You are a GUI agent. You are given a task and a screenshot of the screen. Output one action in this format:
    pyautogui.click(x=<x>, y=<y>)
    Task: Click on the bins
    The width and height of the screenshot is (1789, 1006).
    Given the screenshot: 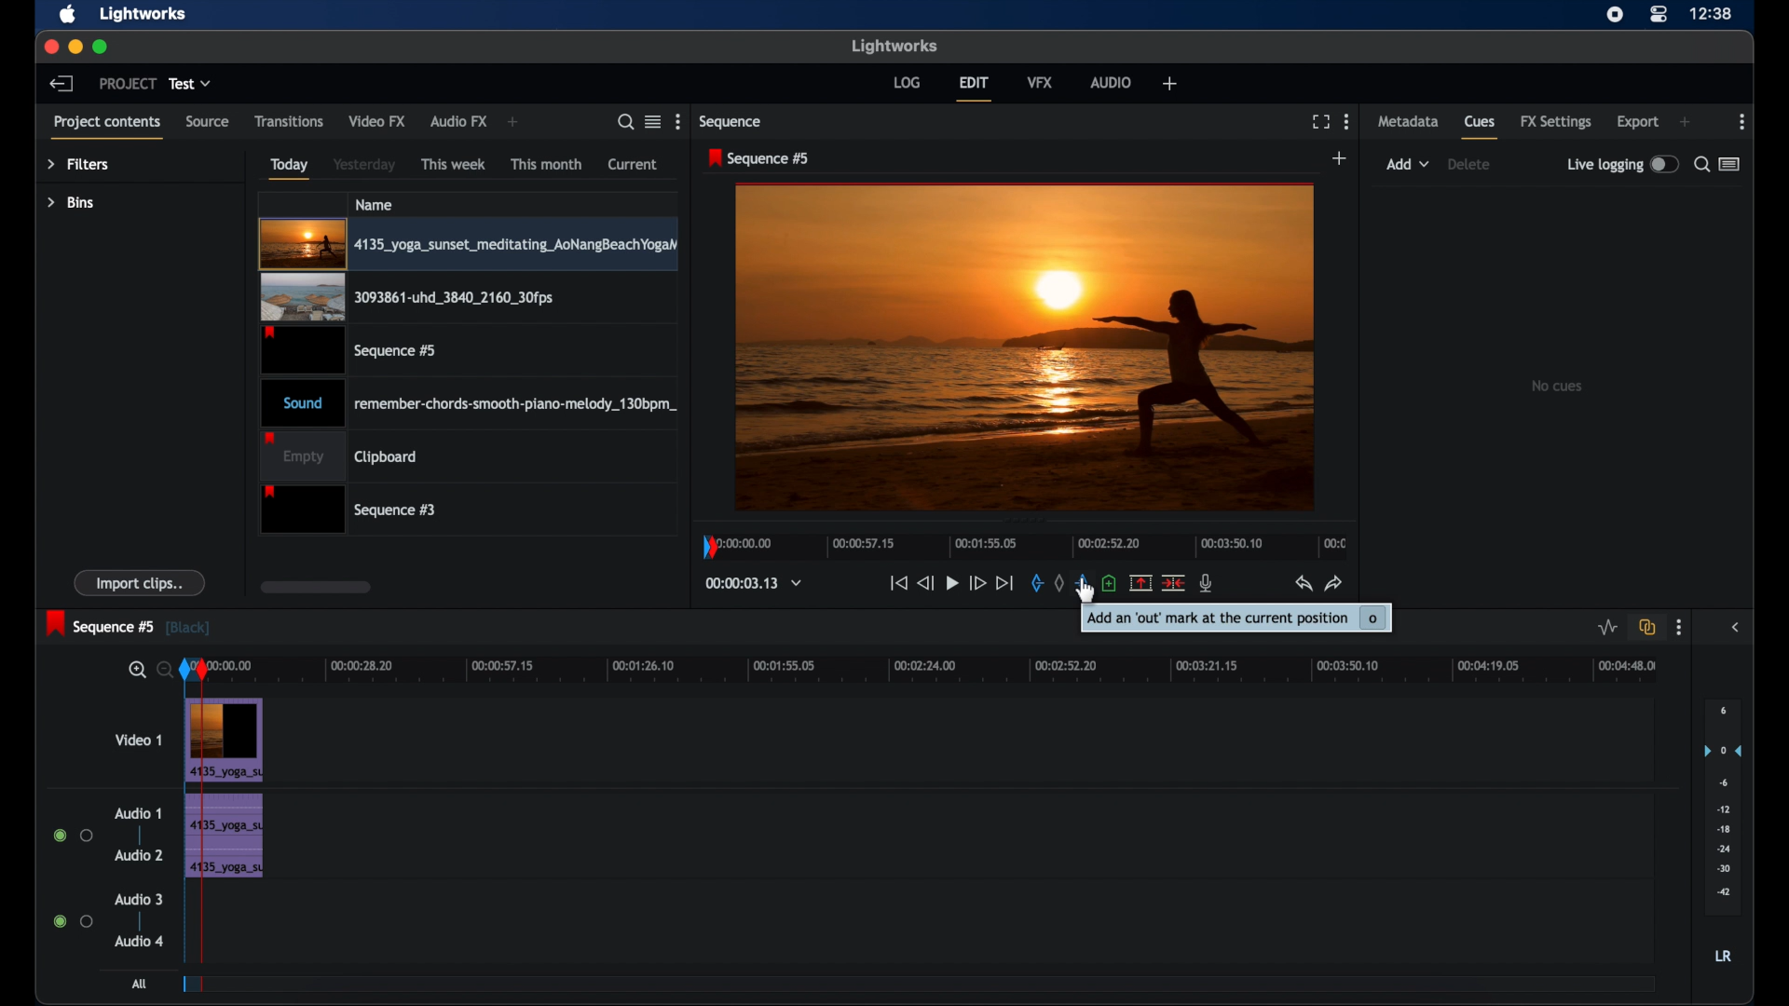 What is the action you would take?
    pyautogui.click(x=71, y=202)
    